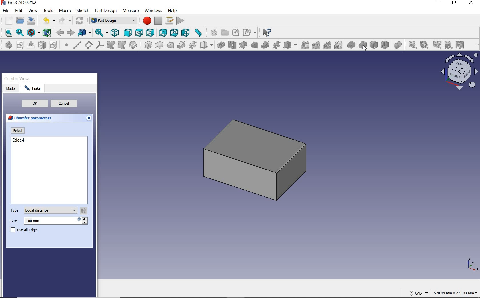 This screenshot has height=298, width=480. I want to click on refresh, so click(80, 20).